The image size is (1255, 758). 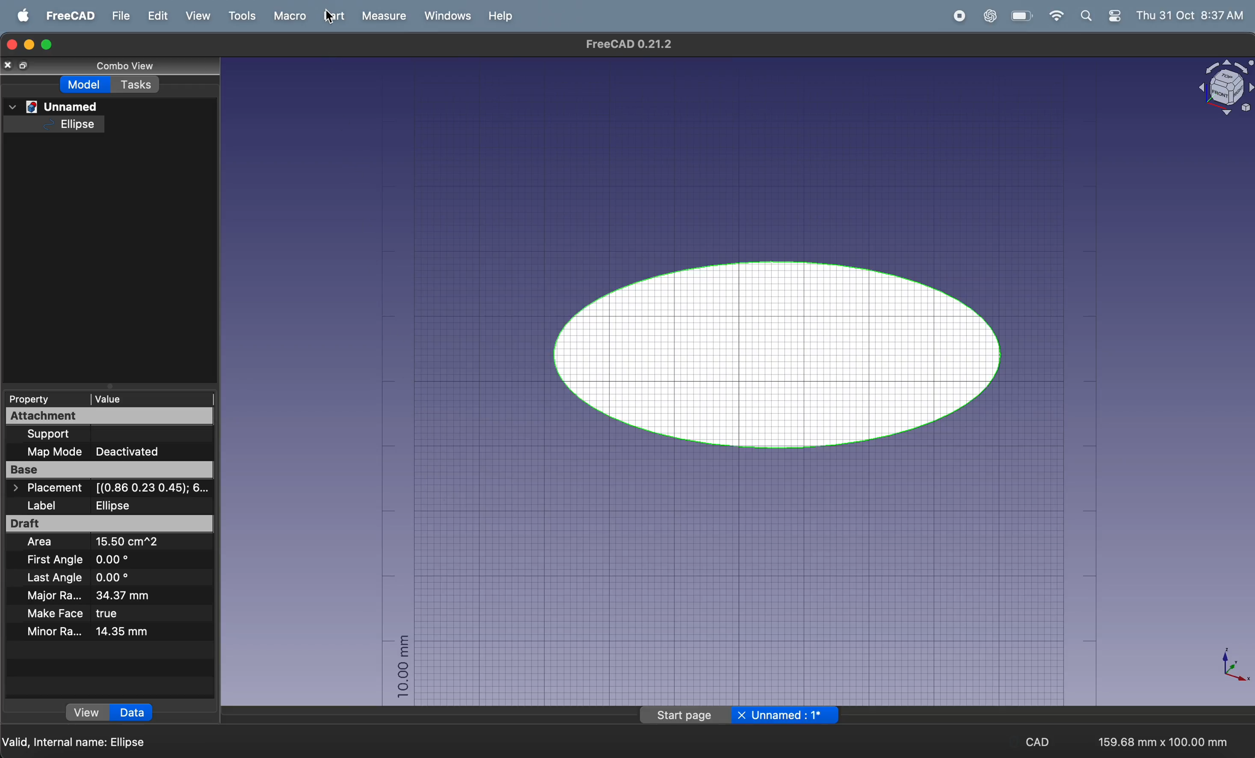 What do you see at coordinates (83, 87) in the screenshot?
I see `model` at bounding box center [83, 87].